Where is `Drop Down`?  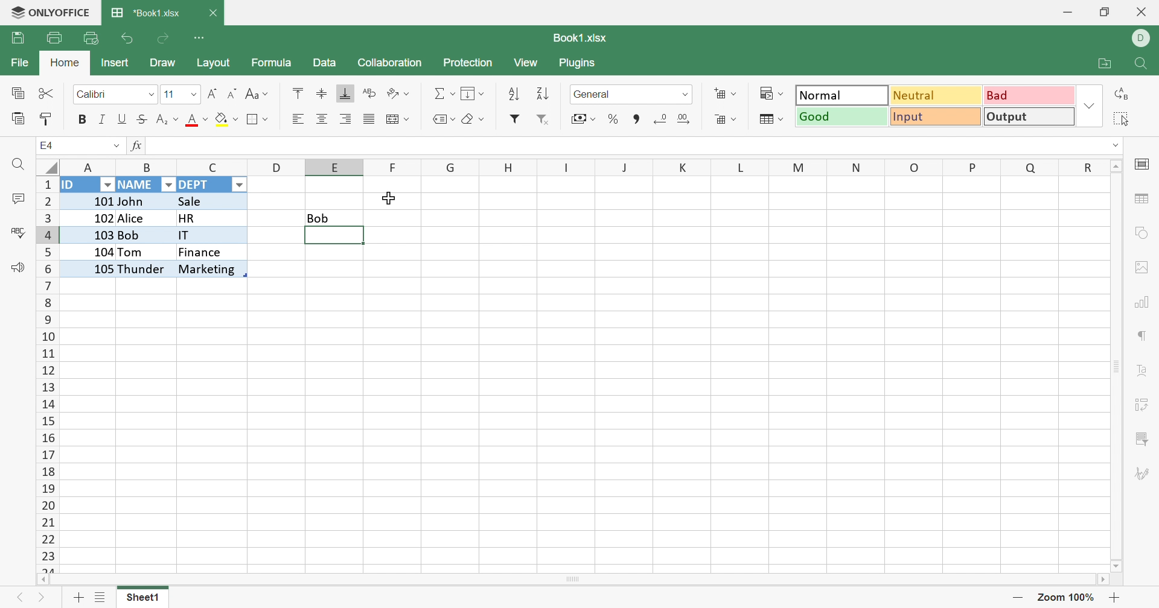 Drop Down is located at coordinates (1117, 146).